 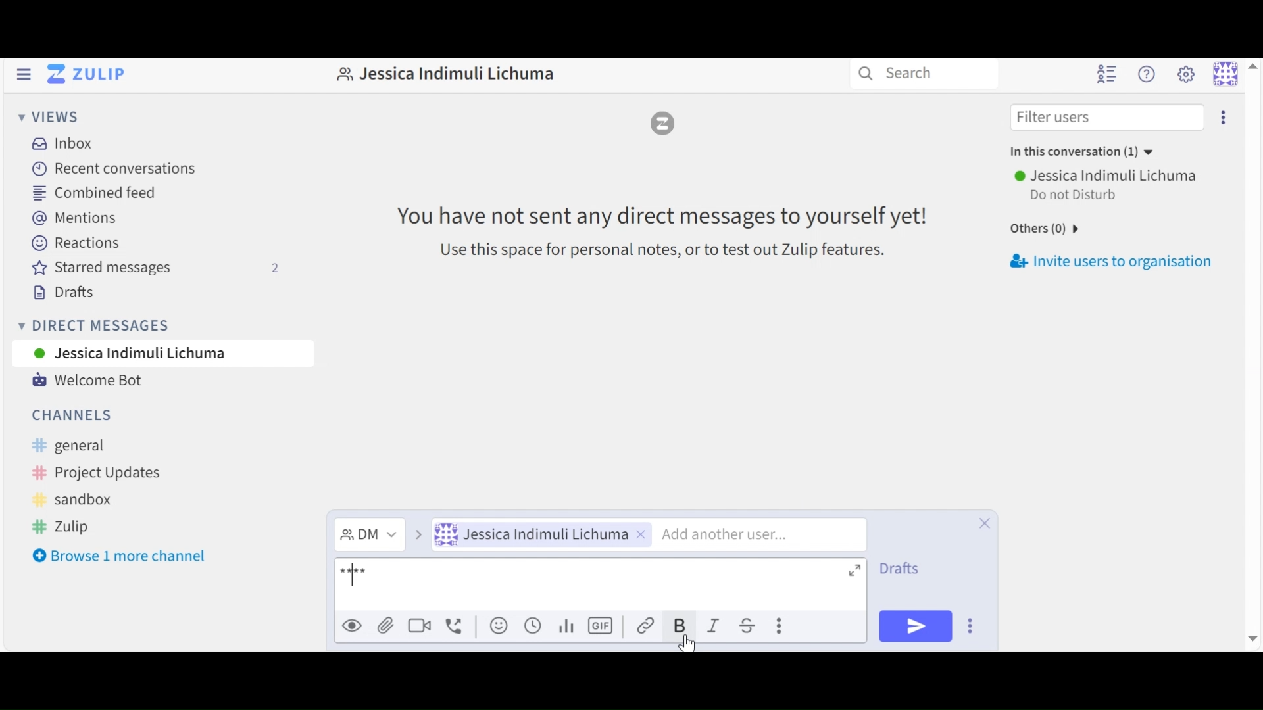 I want to click on sandbox, so click(x=78, y=500).